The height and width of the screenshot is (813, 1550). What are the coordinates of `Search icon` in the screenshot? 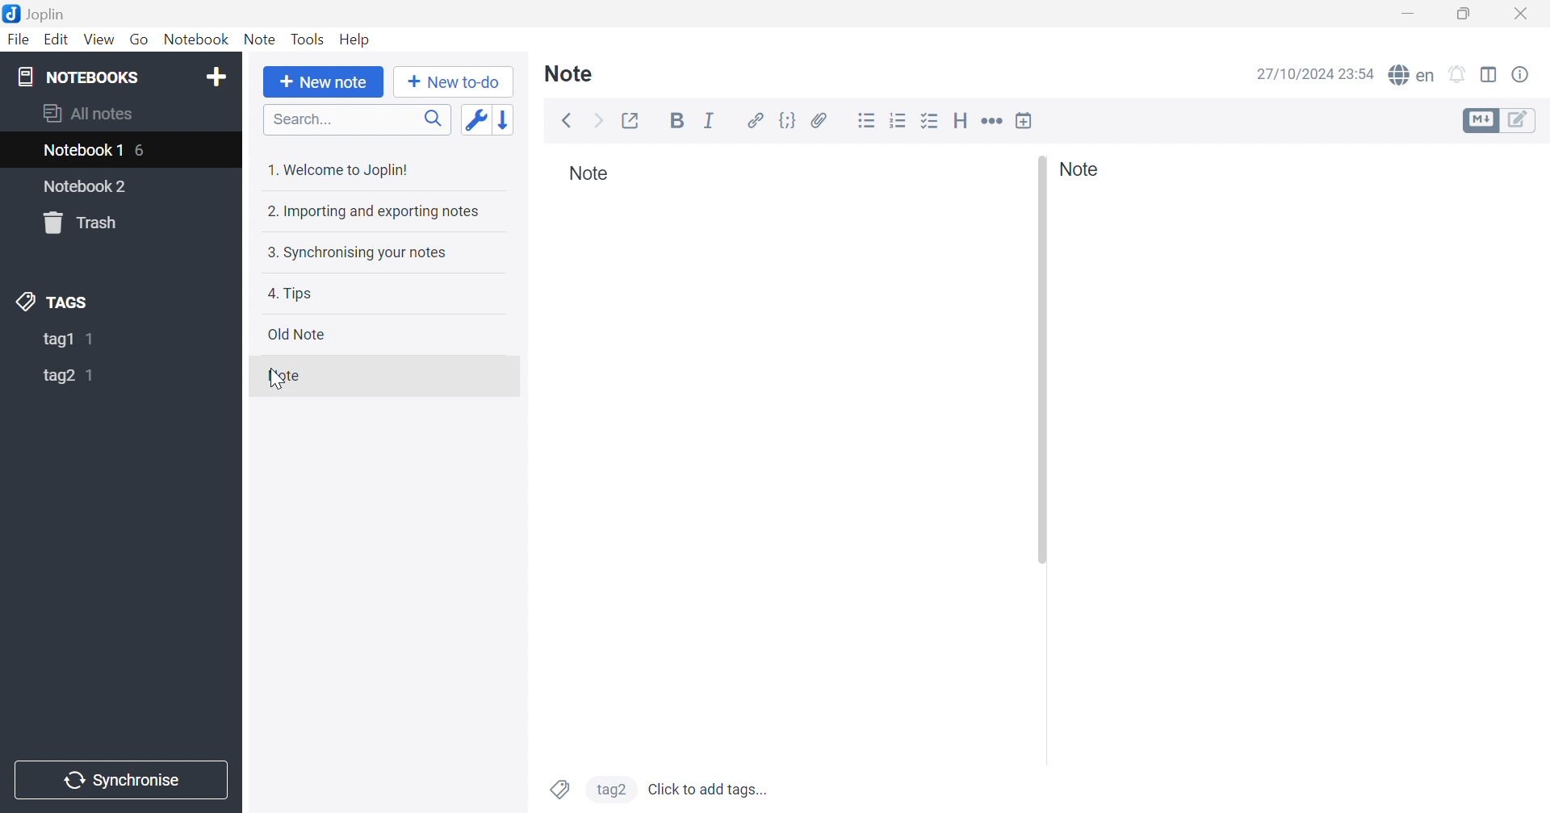 It's located at (429, 121).